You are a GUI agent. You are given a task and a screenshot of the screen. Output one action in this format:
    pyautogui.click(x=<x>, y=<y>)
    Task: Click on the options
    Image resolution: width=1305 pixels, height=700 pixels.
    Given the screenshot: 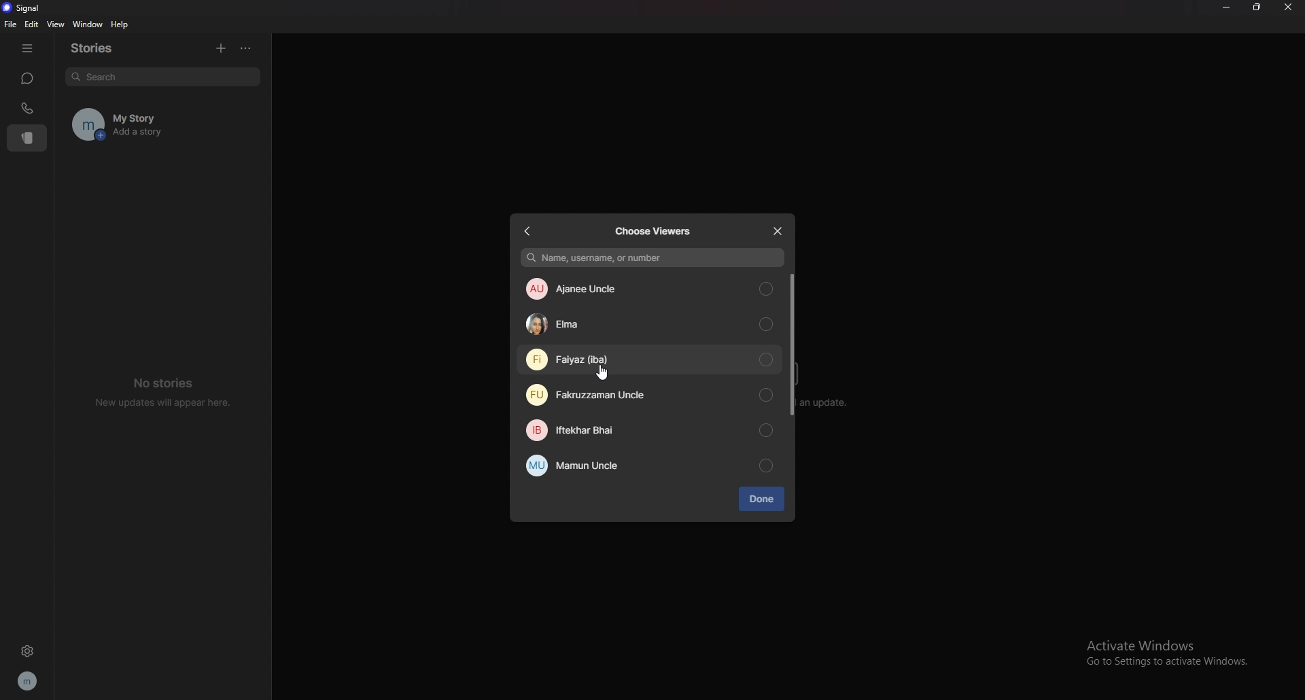 What is the action you would take?
    pyautogui.click(x=249, y=47)
    